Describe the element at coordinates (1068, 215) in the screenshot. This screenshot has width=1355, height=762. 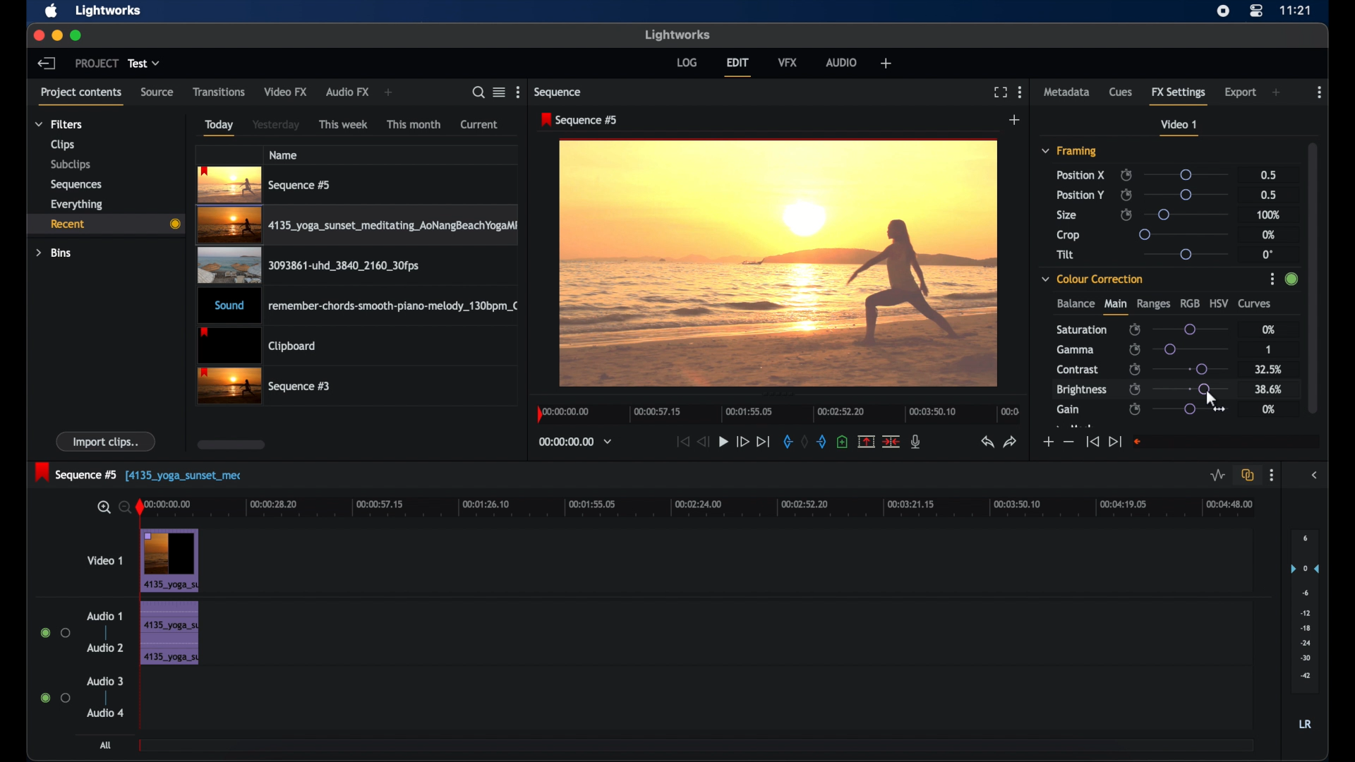
I see `size` at that location.